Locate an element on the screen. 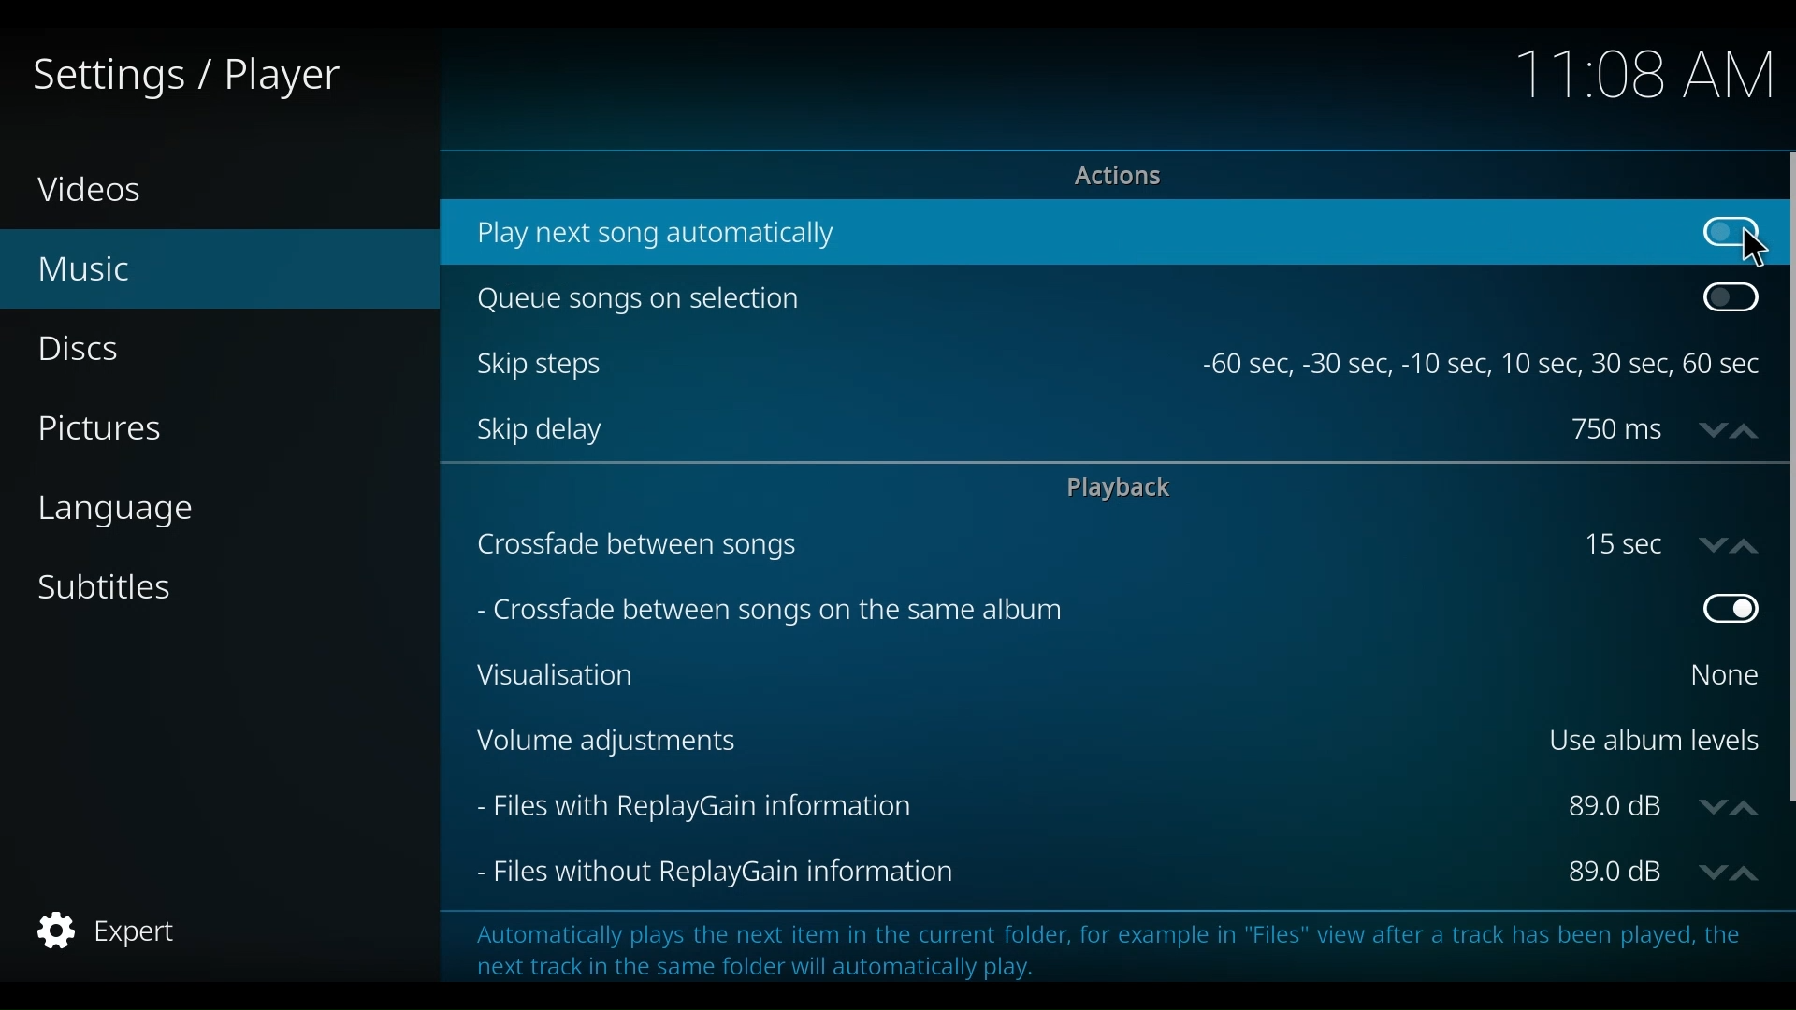 The height and width of the screenshot is (1010, 1796). Files without ReplayGain information dB is located at coordinates (1615, 873).